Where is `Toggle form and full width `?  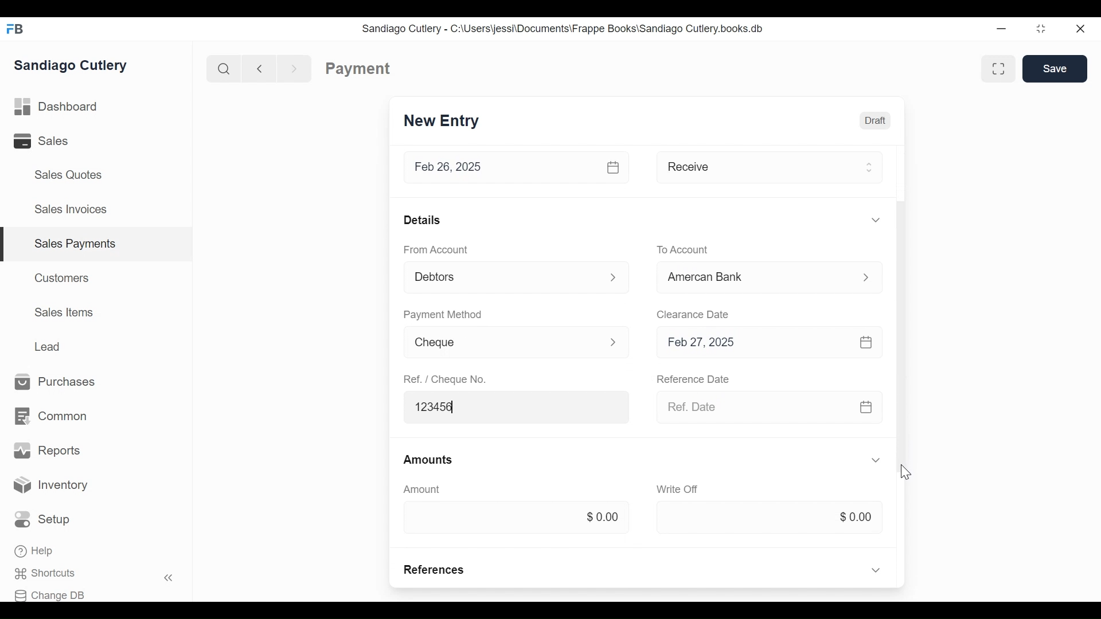
Toggle form and full width  is located at coordinates (1002, 66).